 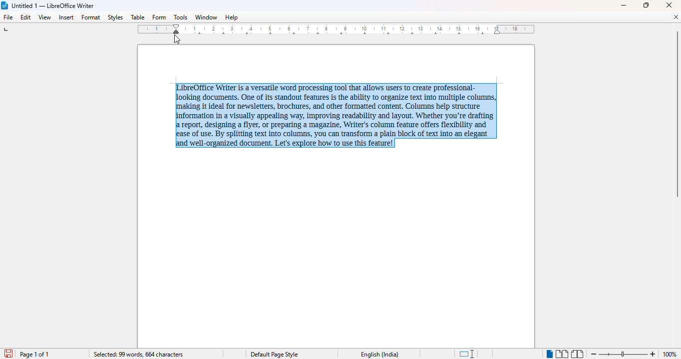 What do you see at coordinates (326, 114) in the screenshot?
I see `LibreOffice Writer is a versatile word processing tool that allows users to create professional-looking documents. One of its standout features is the ability to organize text into multiple columns, making it ideal for newsletters, brochures, and other formatted content. Columns help structure information in a visually appealing way, improving readability and layout. Whether you're drafting a report, designing a flyer, or preparing a magazine, Writer's column feature offers flexibility and ease of use. By splitting text into columns, you can transform a plain block of text into an elegant and well-organized document. Let's explore how to use this feature! (selected)` at bounding box center [326, 114].